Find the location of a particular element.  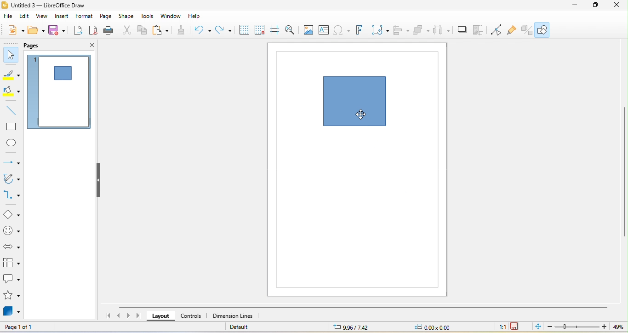

1:1 is located at coordinates (499, 326).